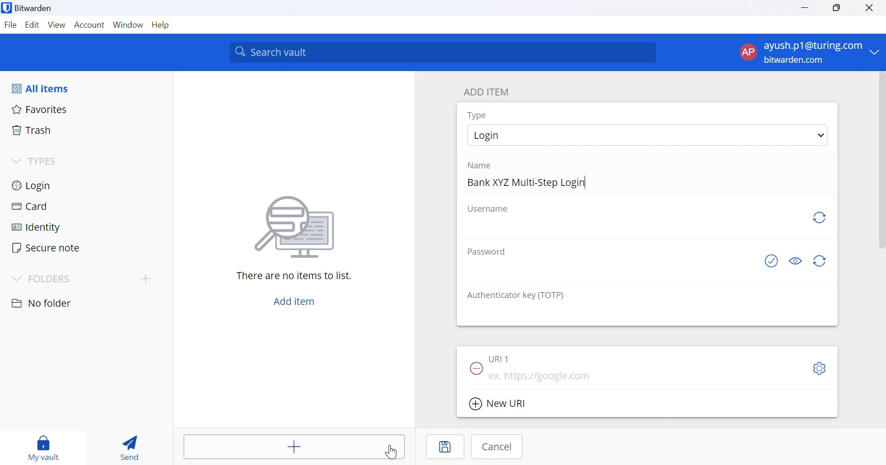 This screenshot has height=465, width=886. I want to click on Regenerate username, so click(821, 219).